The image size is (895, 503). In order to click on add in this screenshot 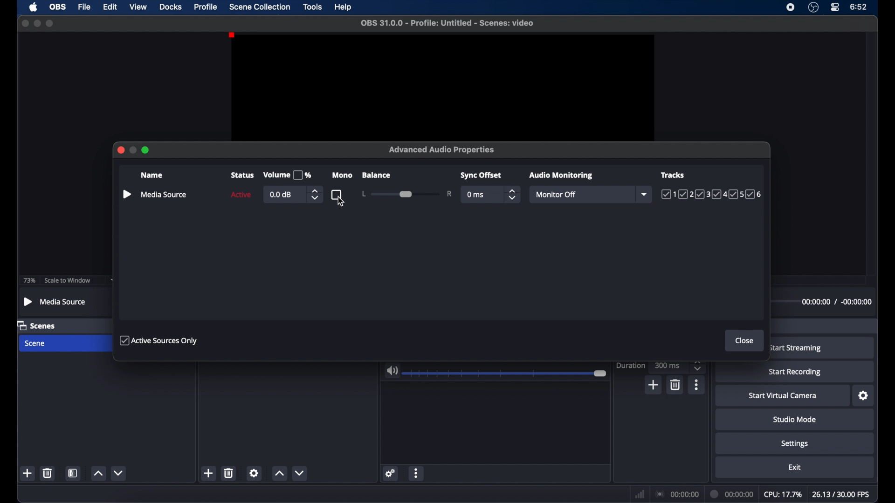, I will do `click(208, 473)`.